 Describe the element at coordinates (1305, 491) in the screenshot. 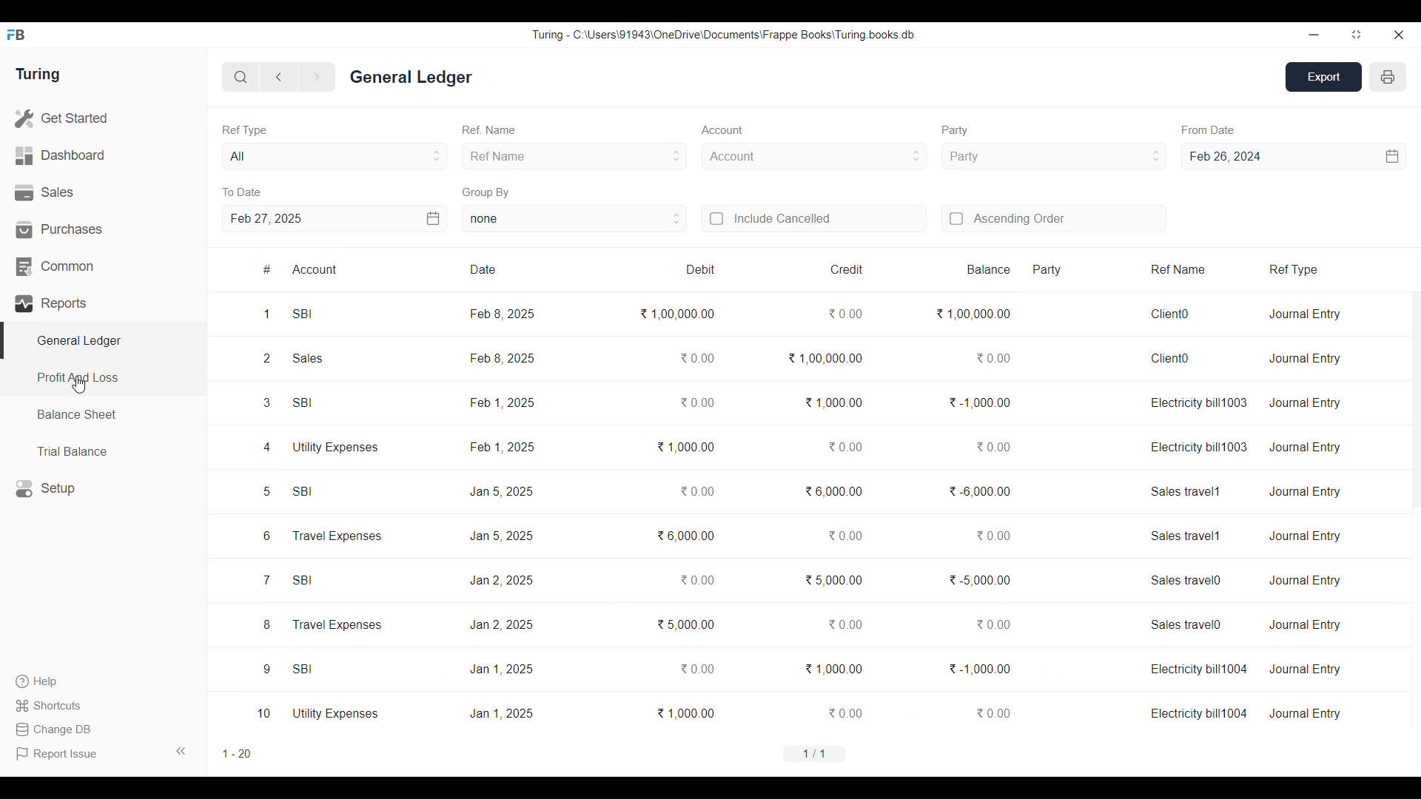

I see `Journal Entry` at that location.